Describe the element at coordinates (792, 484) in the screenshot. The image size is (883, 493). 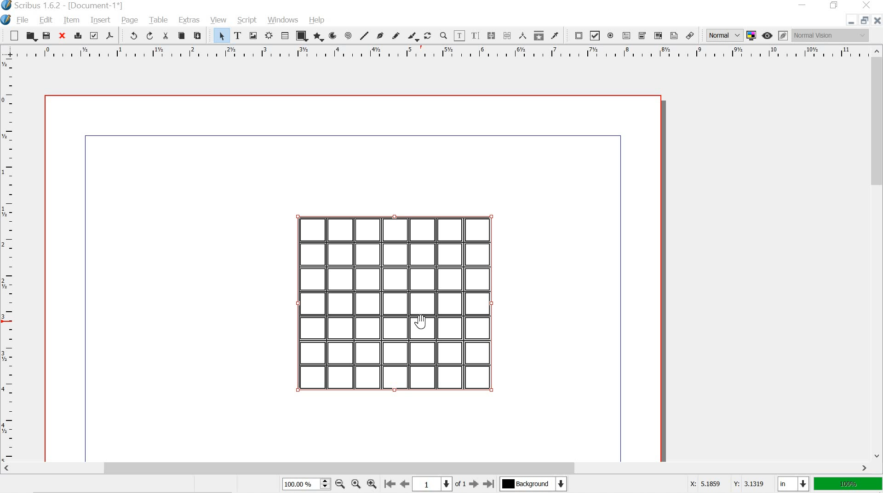
I see `in` at that location.